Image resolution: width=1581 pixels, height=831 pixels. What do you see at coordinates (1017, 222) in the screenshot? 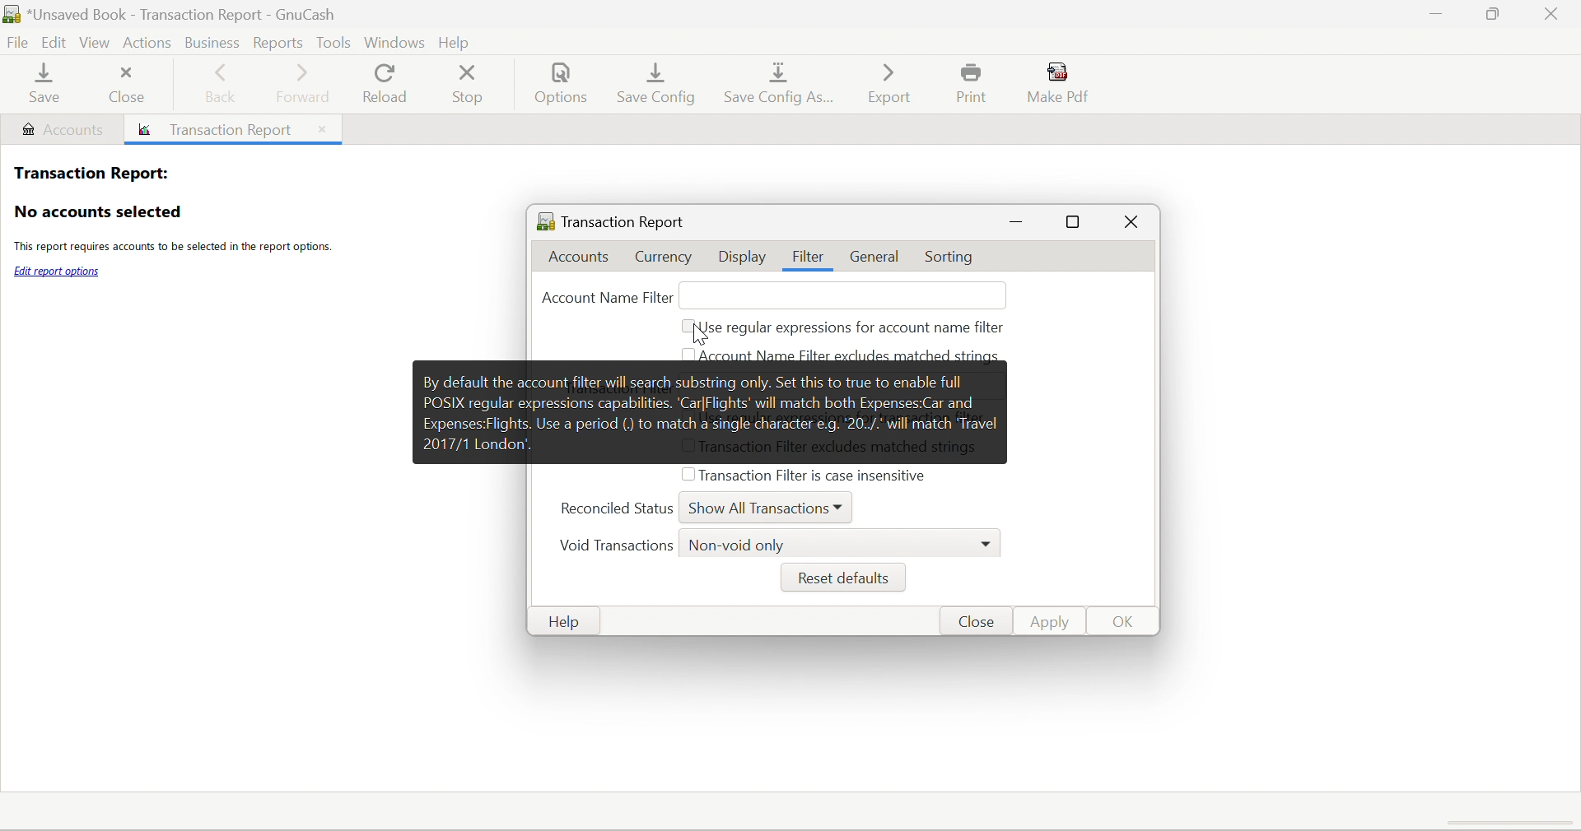
I see `Minimize` at bounding box center [1017, 222].